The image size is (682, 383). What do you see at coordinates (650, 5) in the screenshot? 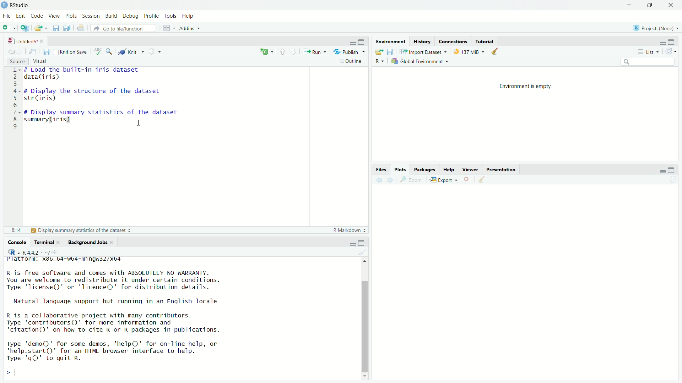
I see `Maximize` at bounding box center [650, 5].